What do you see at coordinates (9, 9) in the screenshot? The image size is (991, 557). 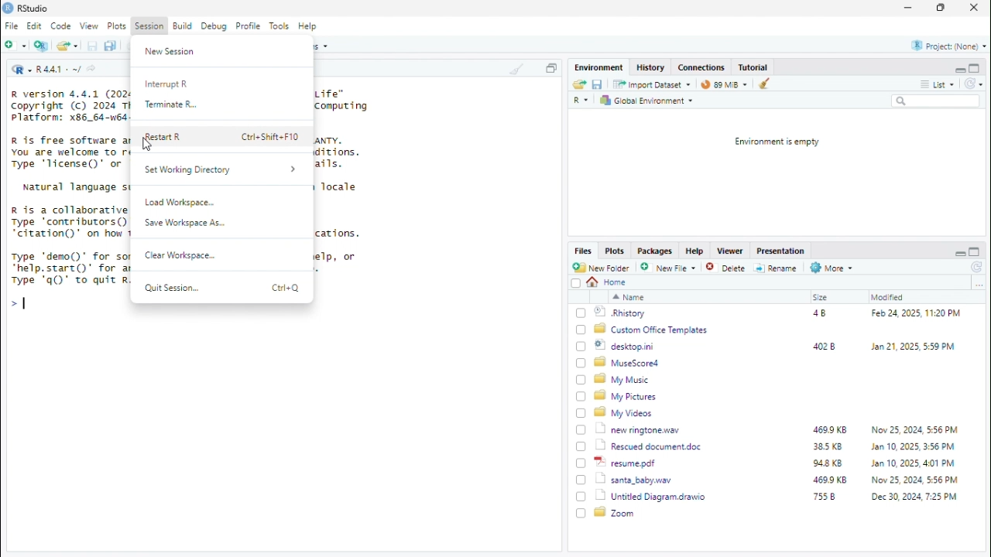 I see `logo` at bounding box center [9, 9].